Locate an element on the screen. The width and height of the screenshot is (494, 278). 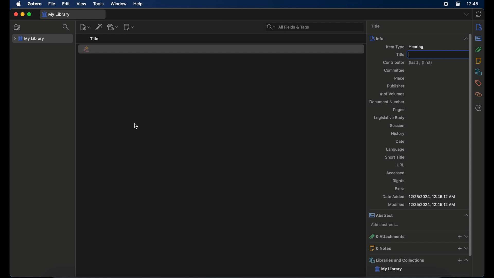
pages is located at coordinates (399, 110).